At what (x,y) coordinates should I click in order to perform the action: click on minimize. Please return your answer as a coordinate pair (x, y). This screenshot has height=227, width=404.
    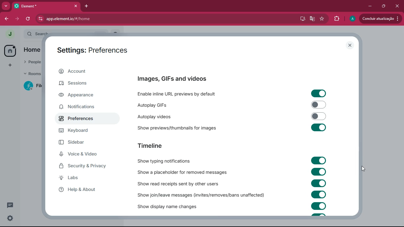
    Looking at the image, I should click on (369, 6).